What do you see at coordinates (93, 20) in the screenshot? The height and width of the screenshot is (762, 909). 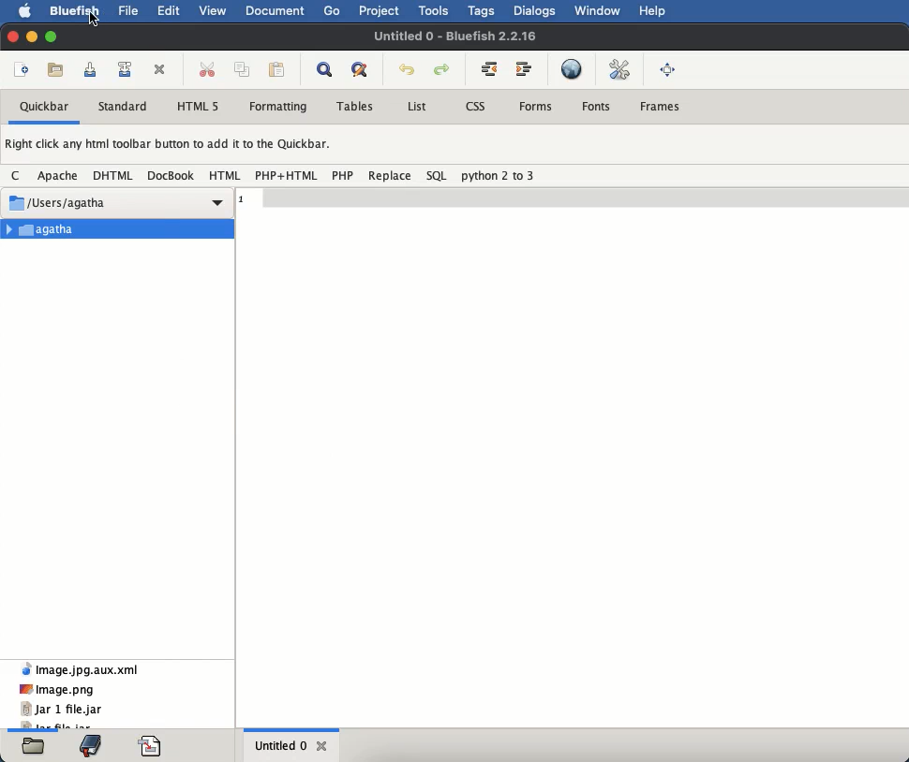 I see `Cursor` at bounding box center [93, 20].